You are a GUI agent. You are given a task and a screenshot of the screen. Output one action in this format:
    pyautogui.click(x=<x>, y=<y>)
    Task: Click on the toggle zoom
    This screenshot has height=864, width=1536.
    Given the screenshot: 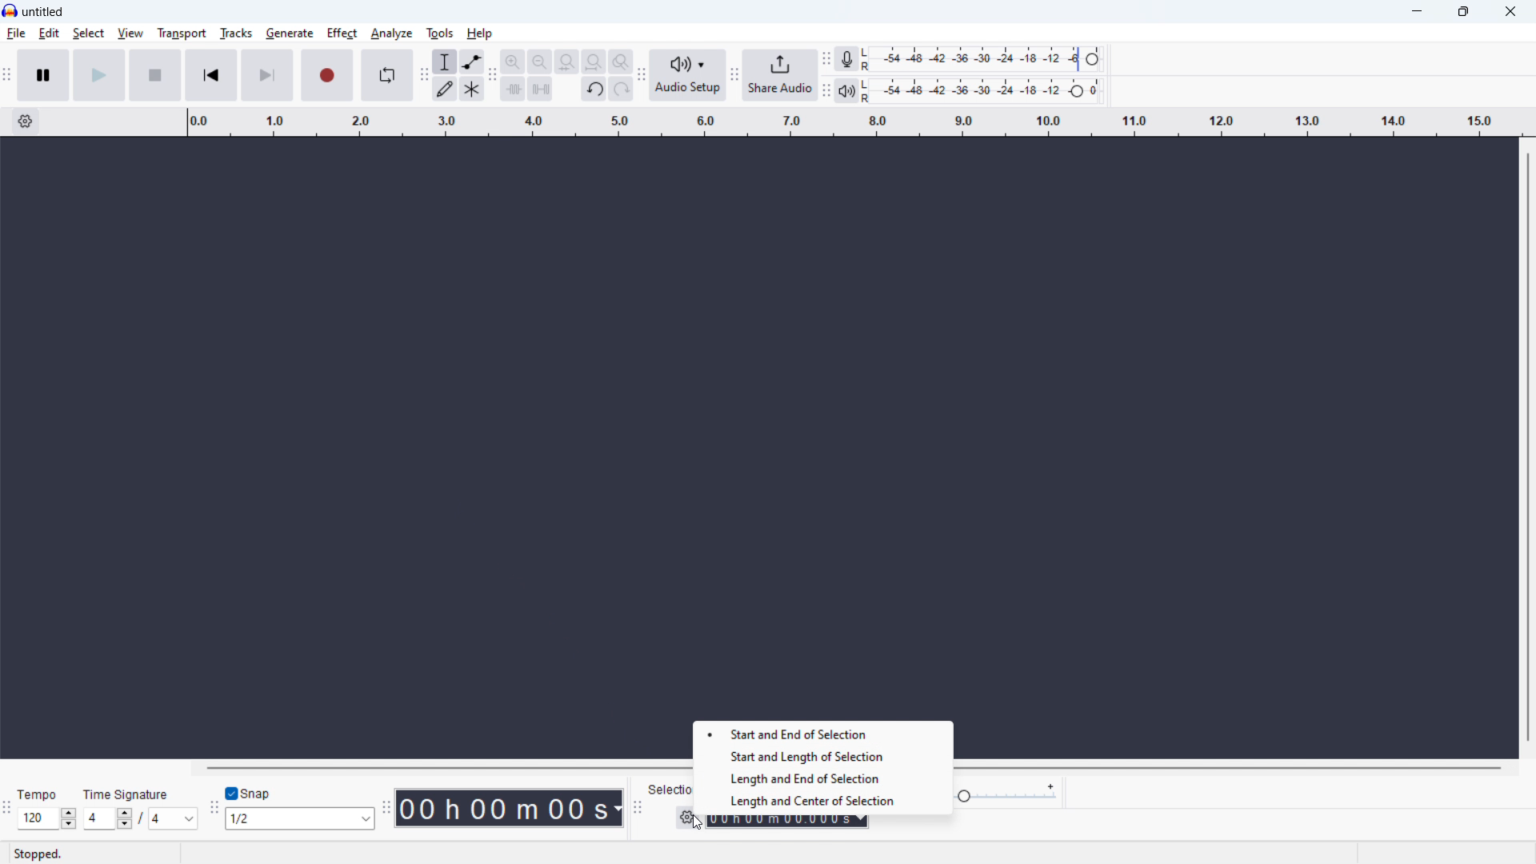 What is the action you would take?
    pyautogui.click(x=622, y=62)
    